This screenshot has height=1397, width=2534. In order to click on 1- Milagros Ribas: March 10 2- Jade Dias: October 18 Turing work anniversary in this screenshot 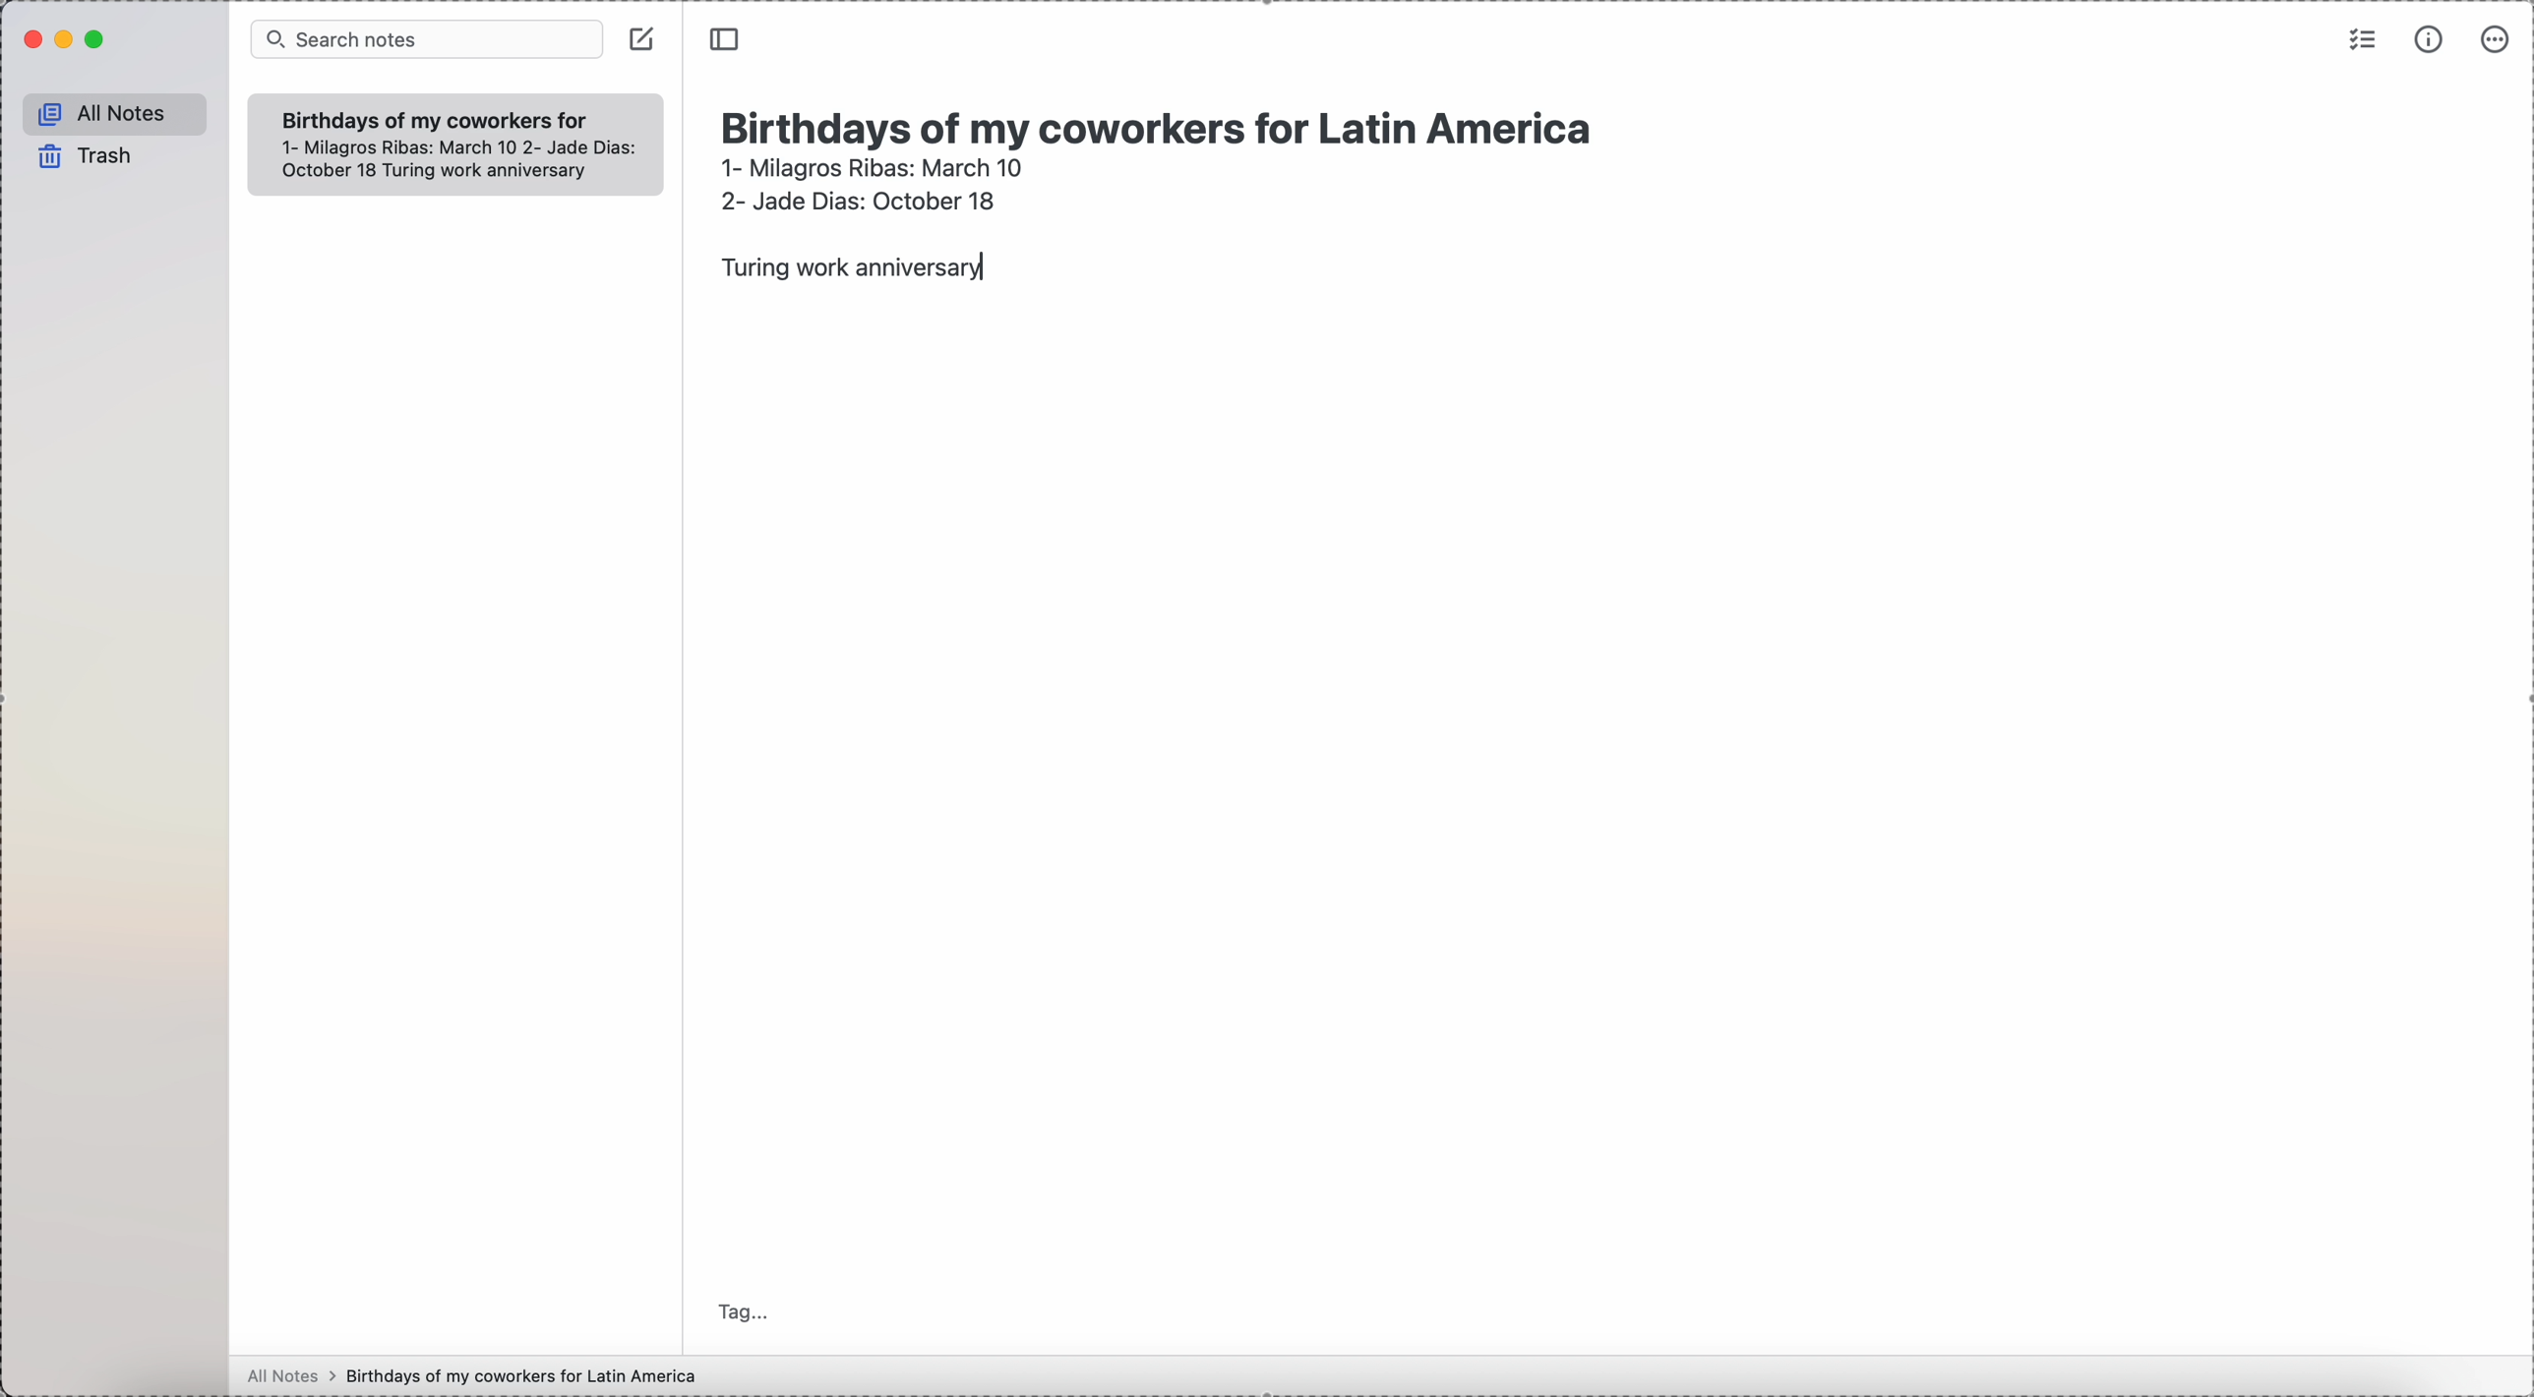, I will do `click(446, 160)`.